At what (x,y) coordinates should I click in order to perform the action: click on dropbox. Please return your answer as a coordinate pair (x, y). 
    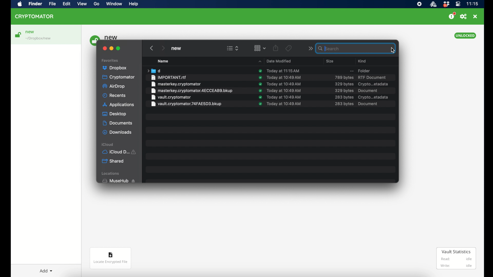
    Looking at the image, I should click on (446, 4).